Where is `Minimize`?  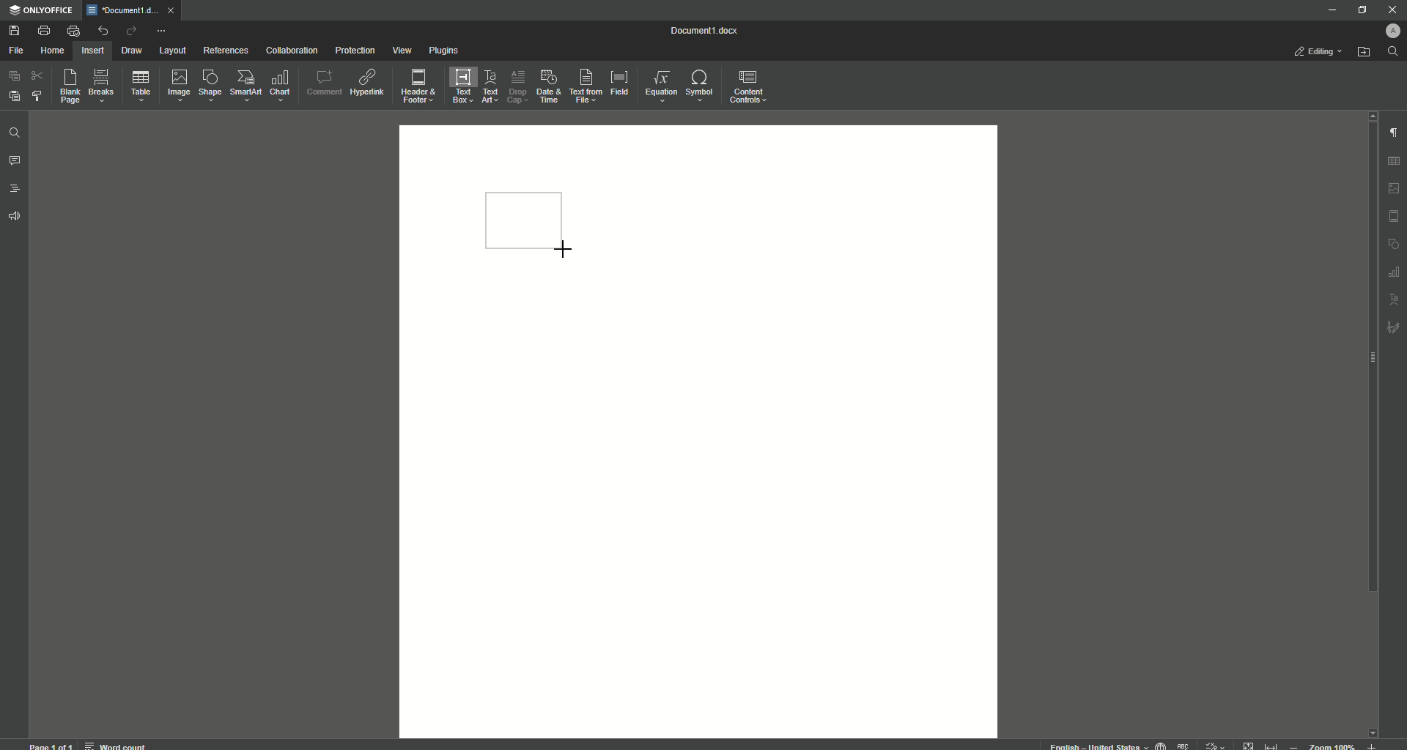
Minimize is located at coordinates (1328, 10).